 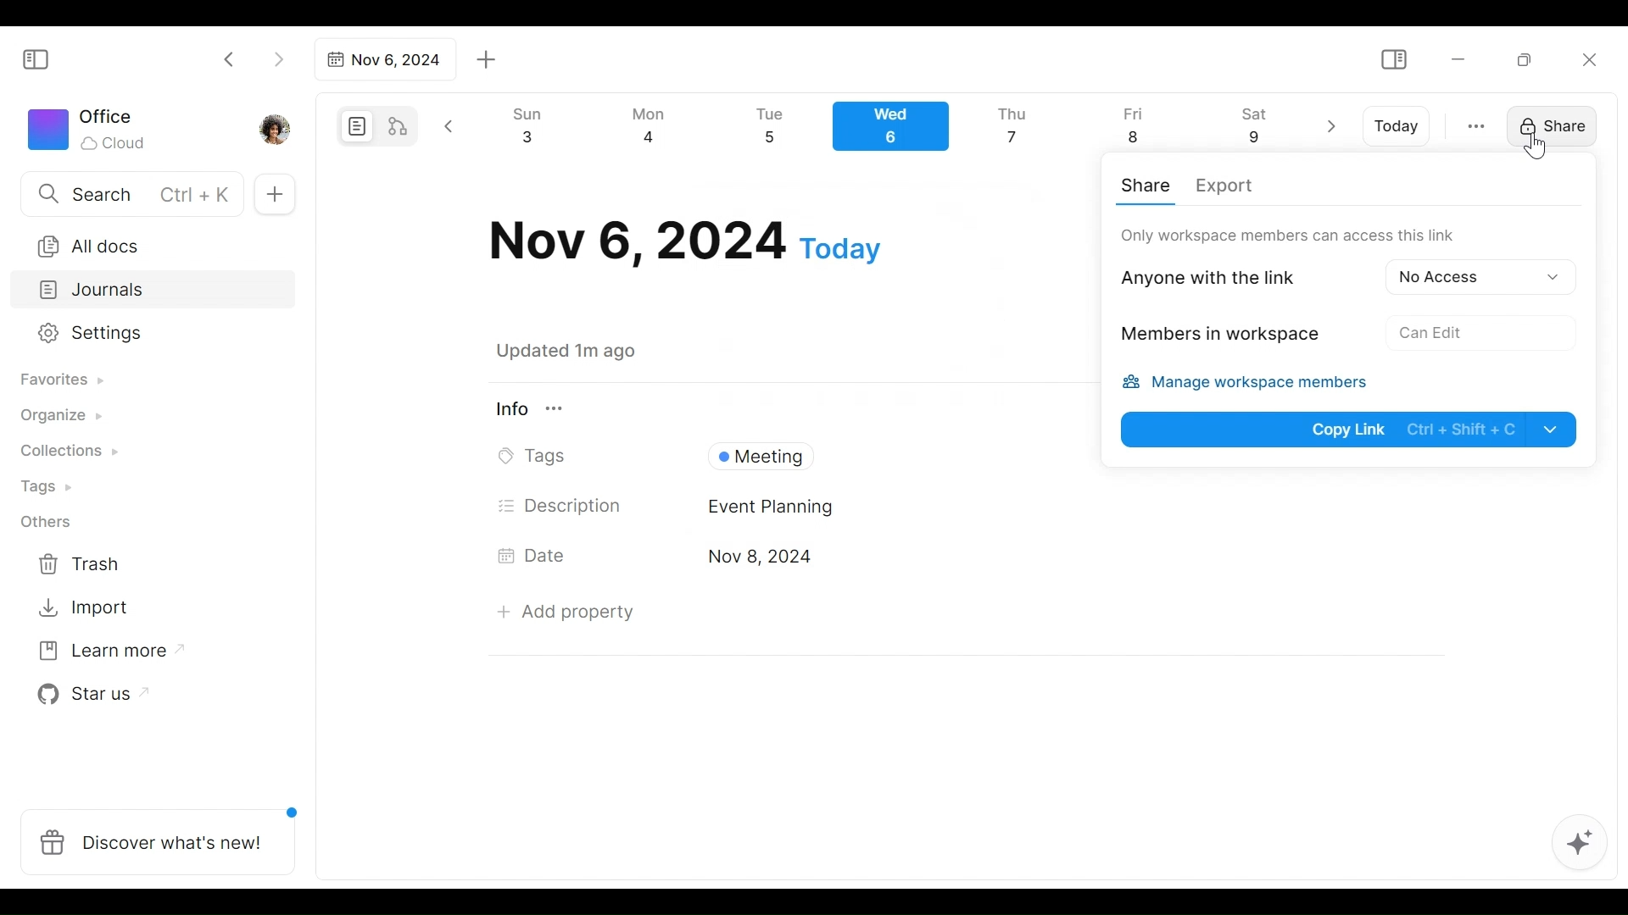 What do you see at coordinates (1547, 125) in the screenshot?
I see `Share` at bounding box center [1547, 125].